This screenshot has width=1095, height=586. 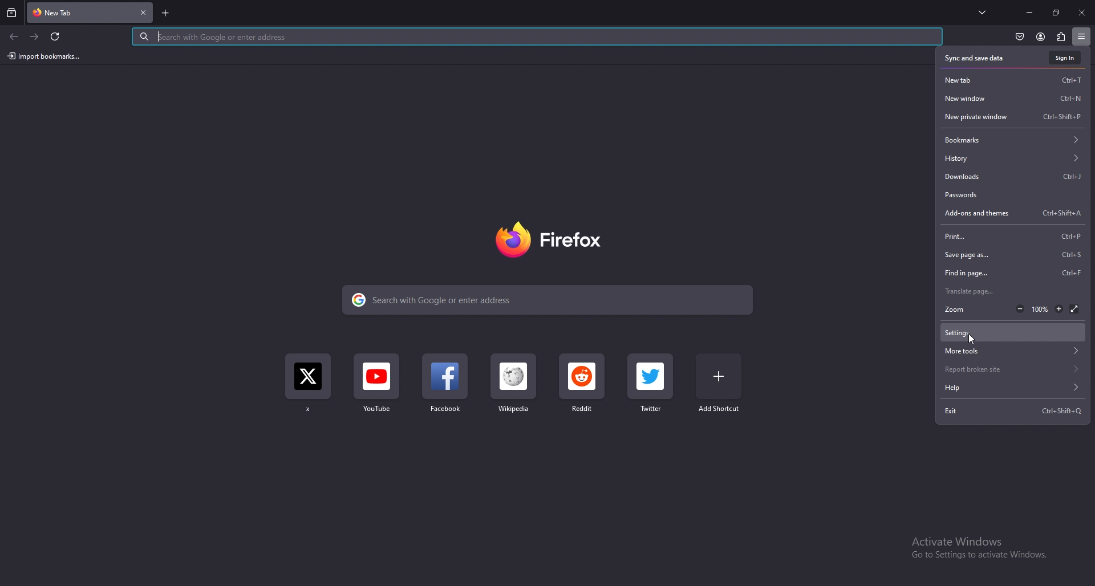 I want to click on recent browsing, so click(x=11, y=14).